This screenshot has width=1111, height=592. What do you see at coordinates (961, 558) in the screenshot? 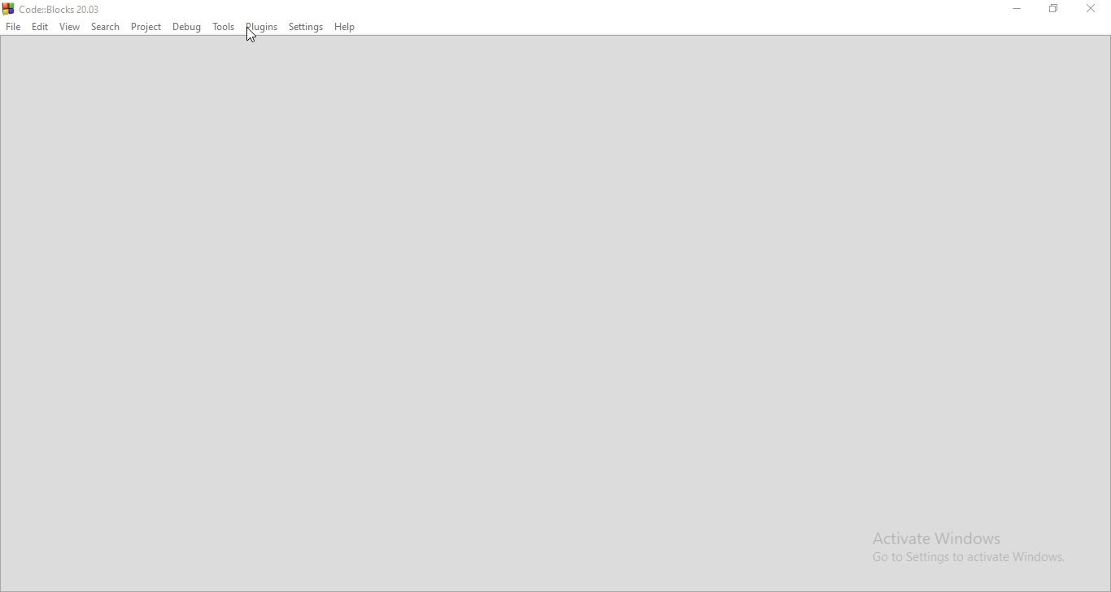
I see `Go to Settings to activate Windows` at bounding box center [961, 558].